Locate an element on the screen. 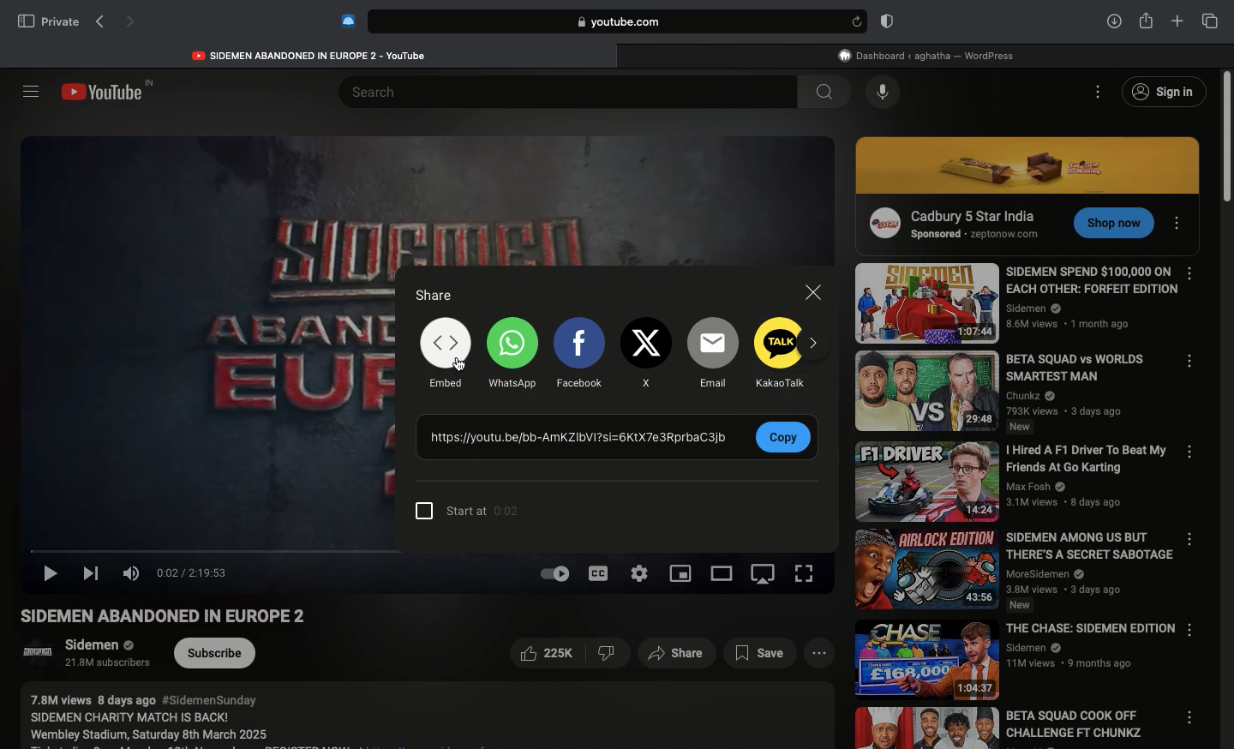 This screenshot has height=749, width=1234. X is located at coordinates (648, 351).